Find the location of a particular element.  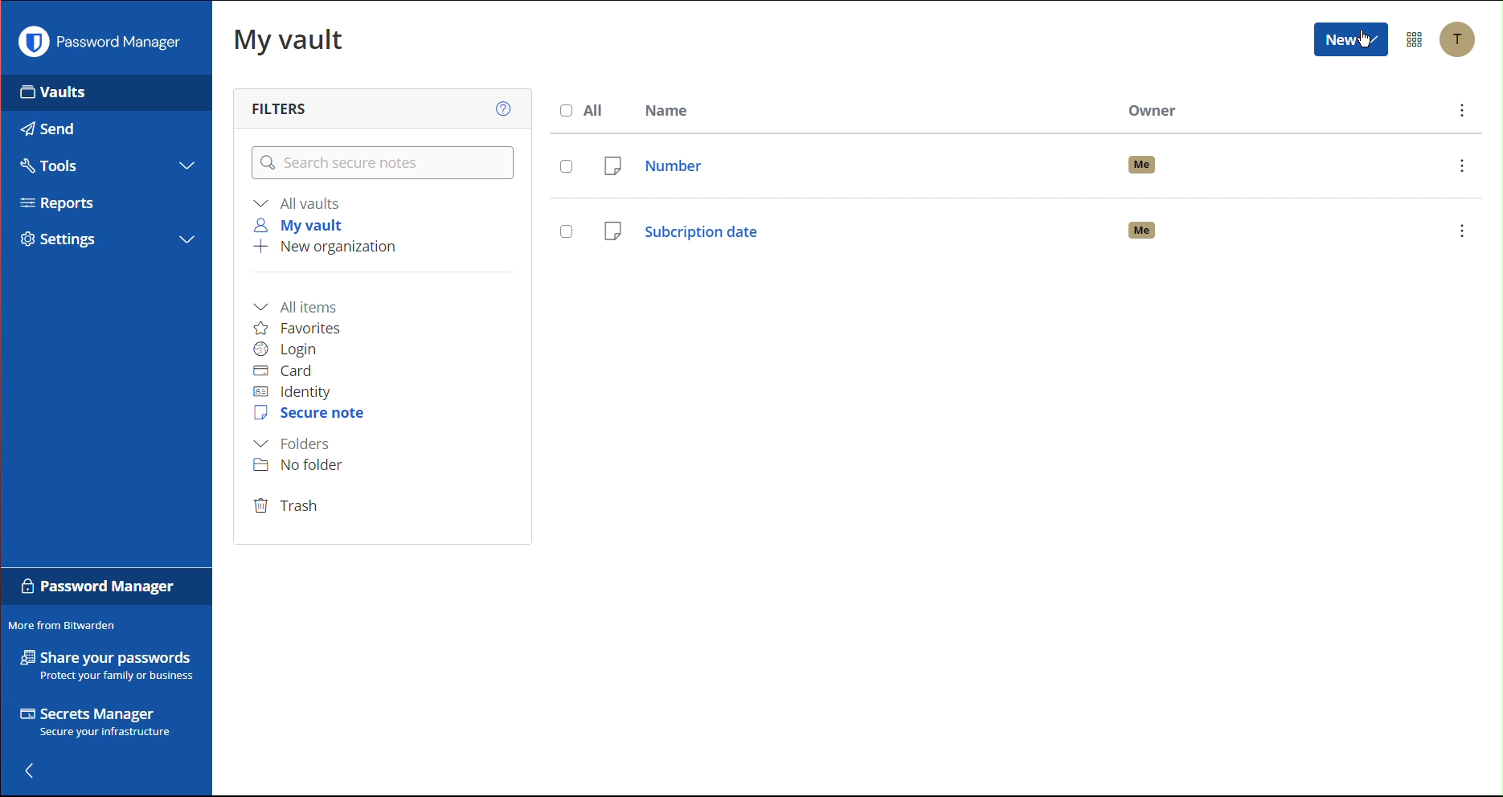

Name is located at coordinates (675, 110).